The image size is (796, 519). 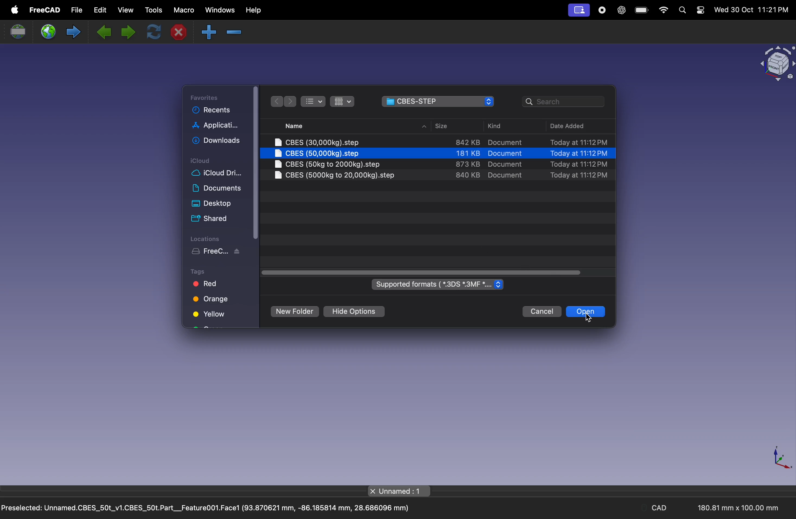 I want to click on backward, so click(x=277, y=102).